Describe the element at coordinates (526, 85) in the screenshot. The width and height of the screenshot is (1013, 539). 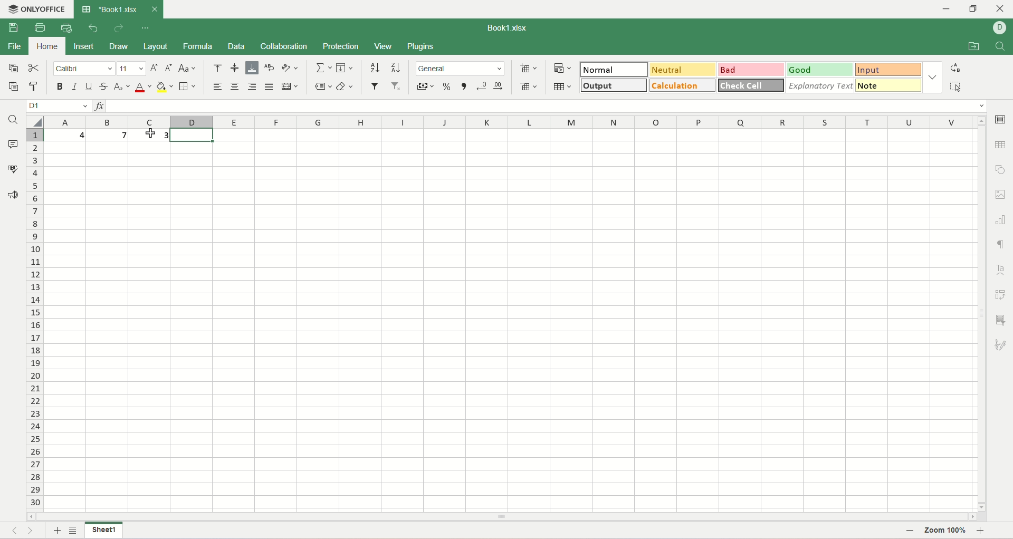
I see `remove cell` at that location.